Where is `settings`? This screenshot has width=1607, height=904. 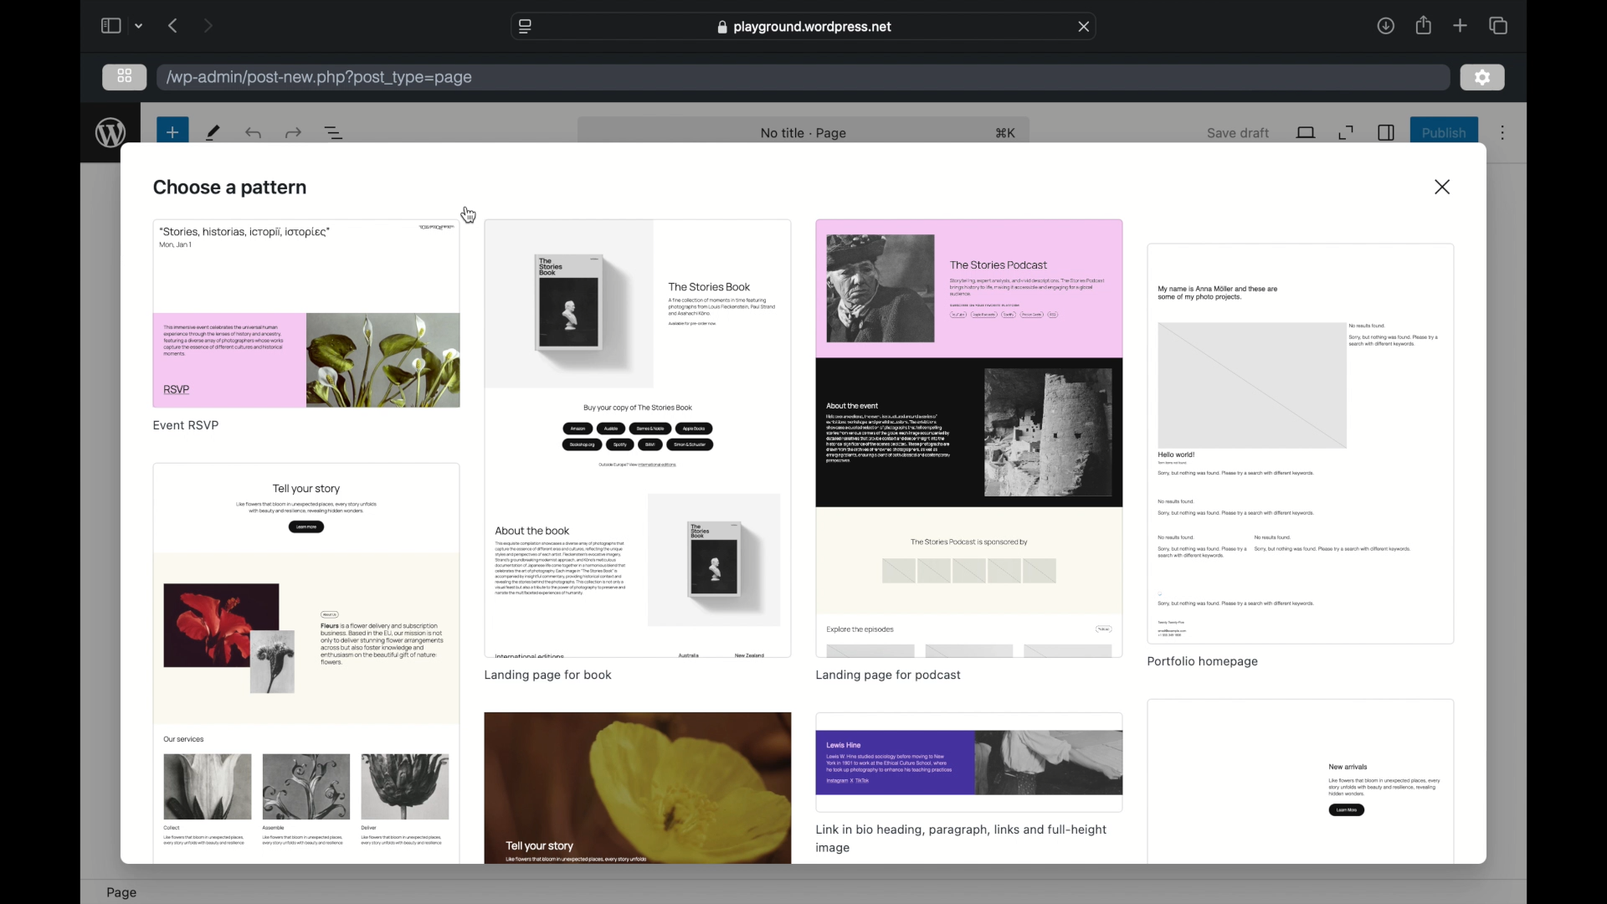
settings is located at coordinates (1483, 79).